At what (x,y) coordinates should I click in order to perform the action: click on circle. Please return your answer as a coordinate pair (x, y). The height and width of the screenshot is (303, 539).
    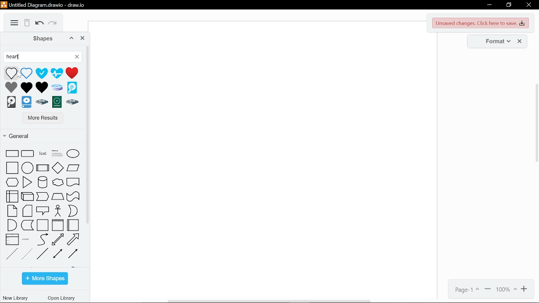
    Looking at the image, I should click on (28, 167).